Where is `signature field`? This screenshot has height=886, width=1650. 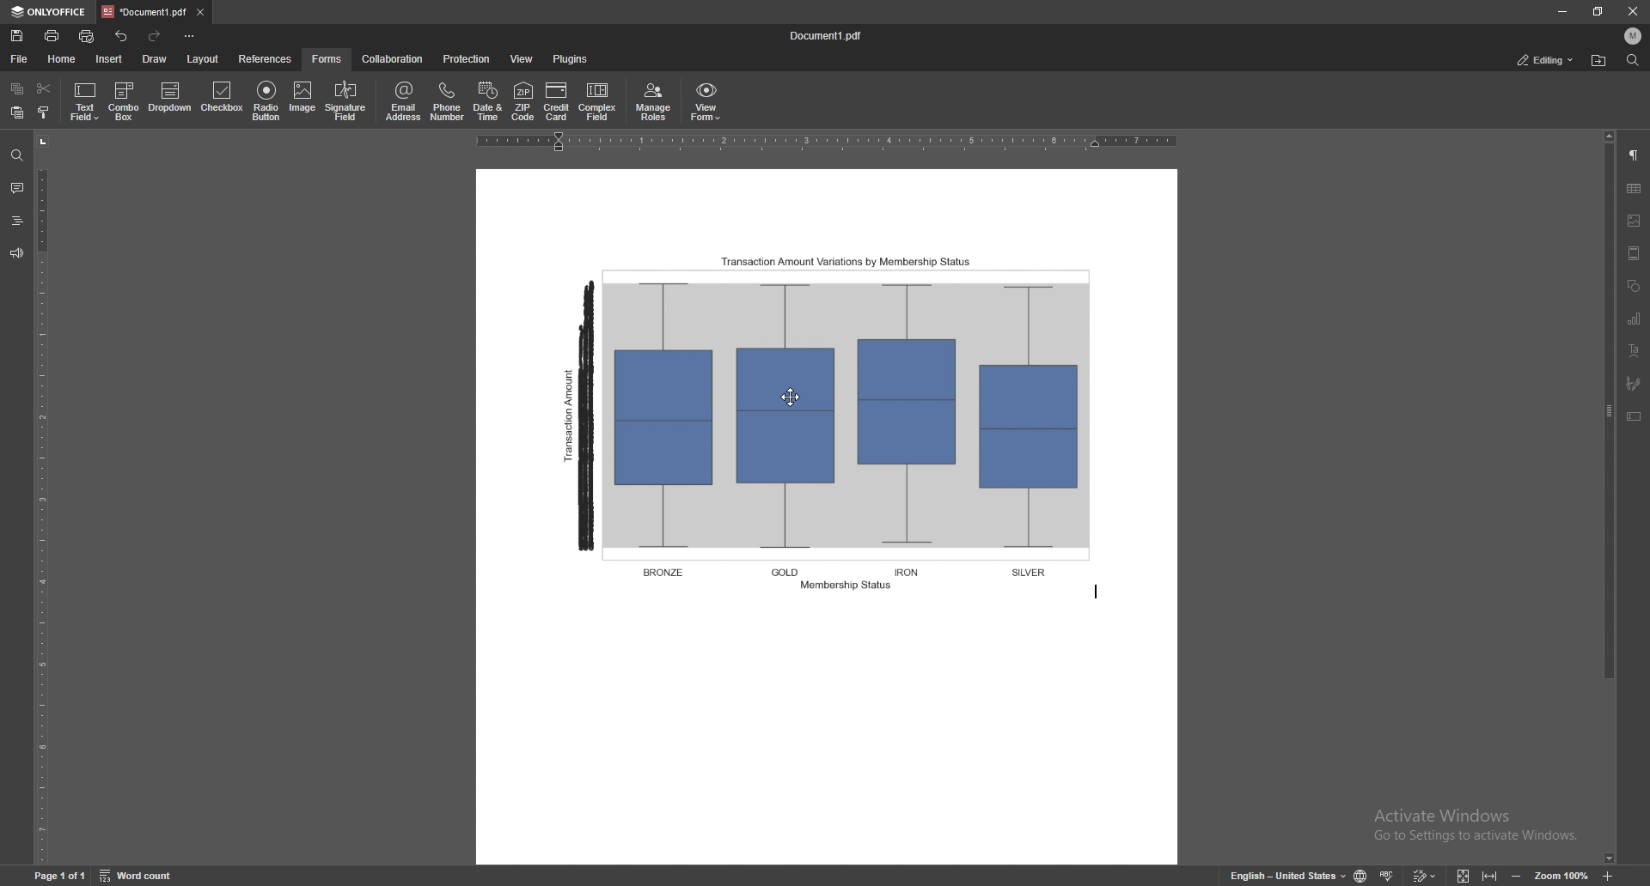 signature field is located at coordinates (346, 101).